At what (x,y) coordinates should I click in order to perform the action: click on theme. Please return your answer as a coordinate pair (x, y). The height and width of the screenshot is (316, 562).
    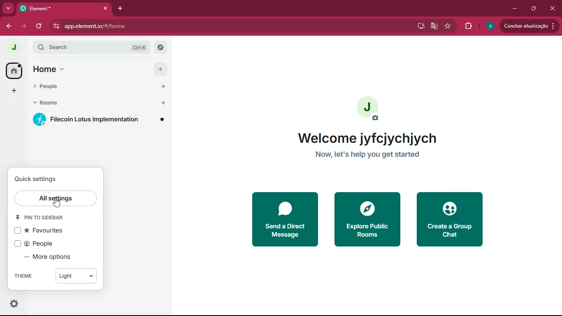
    Looking at the image, I should click on (28, 276).